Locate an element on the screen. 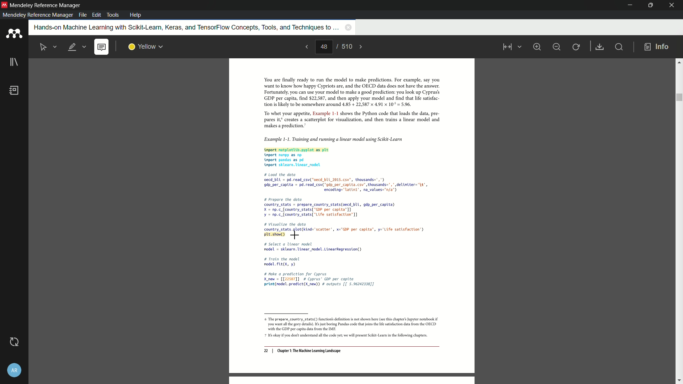 This screenshot has width=683, height=384. book is located at coordinates (15, 90).